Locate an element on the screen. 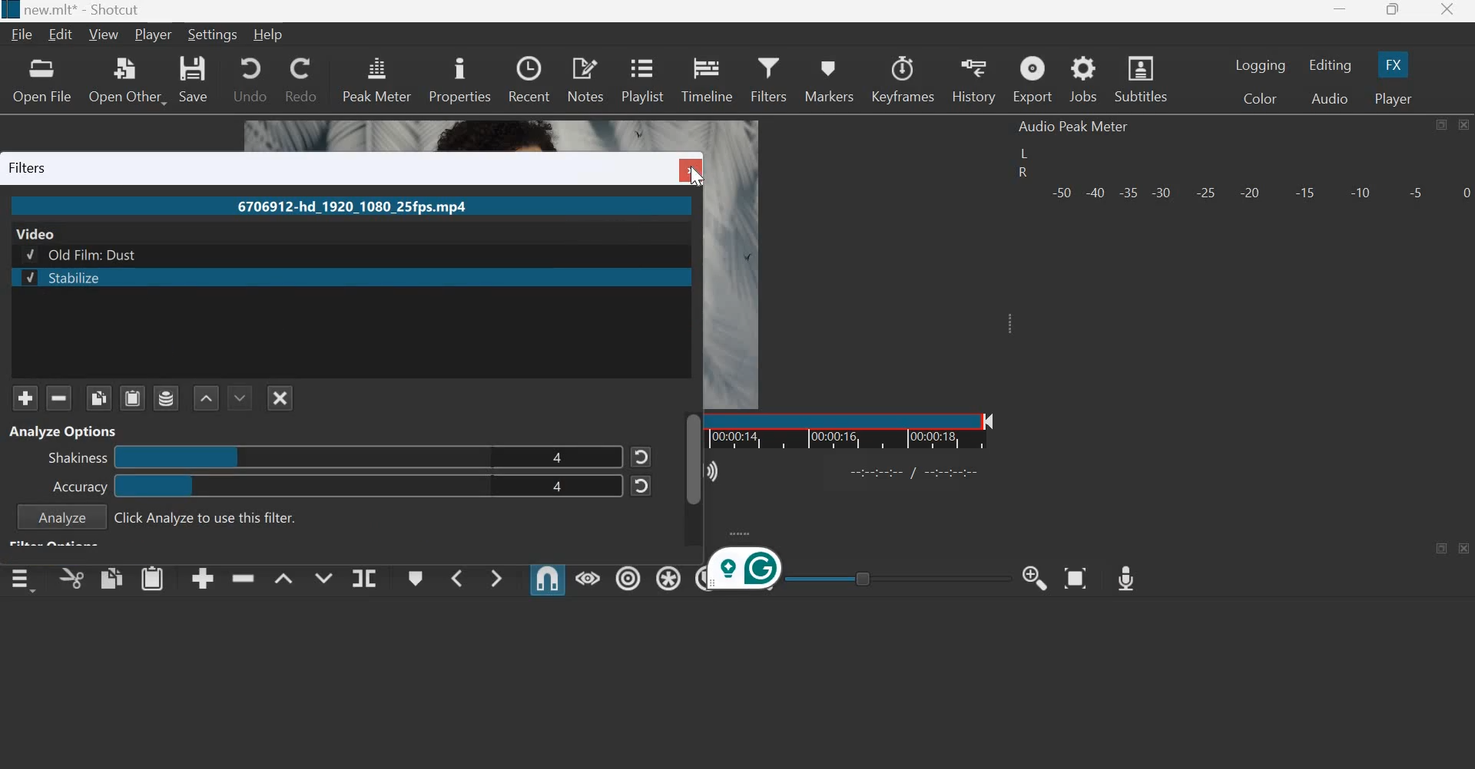 The image size is (1475, 769). Open other is located at coordinates (129, 80).